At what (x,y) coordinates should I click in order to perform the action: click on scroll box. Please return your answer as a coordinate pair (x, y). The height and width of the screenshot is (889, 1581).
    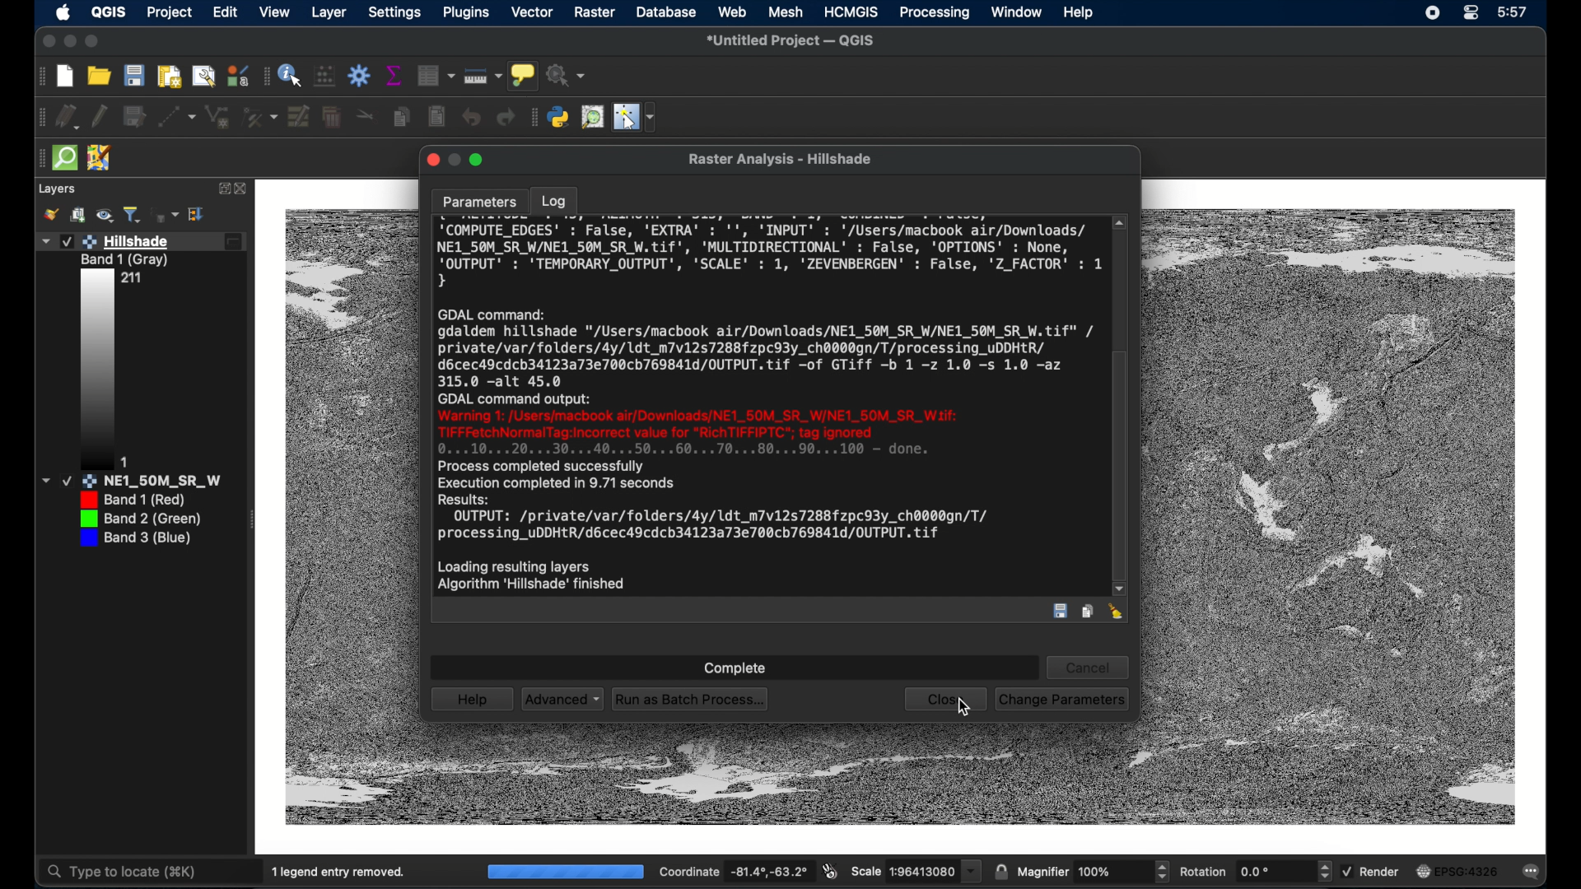
    Looking at the image, I should click on (1119, 464).